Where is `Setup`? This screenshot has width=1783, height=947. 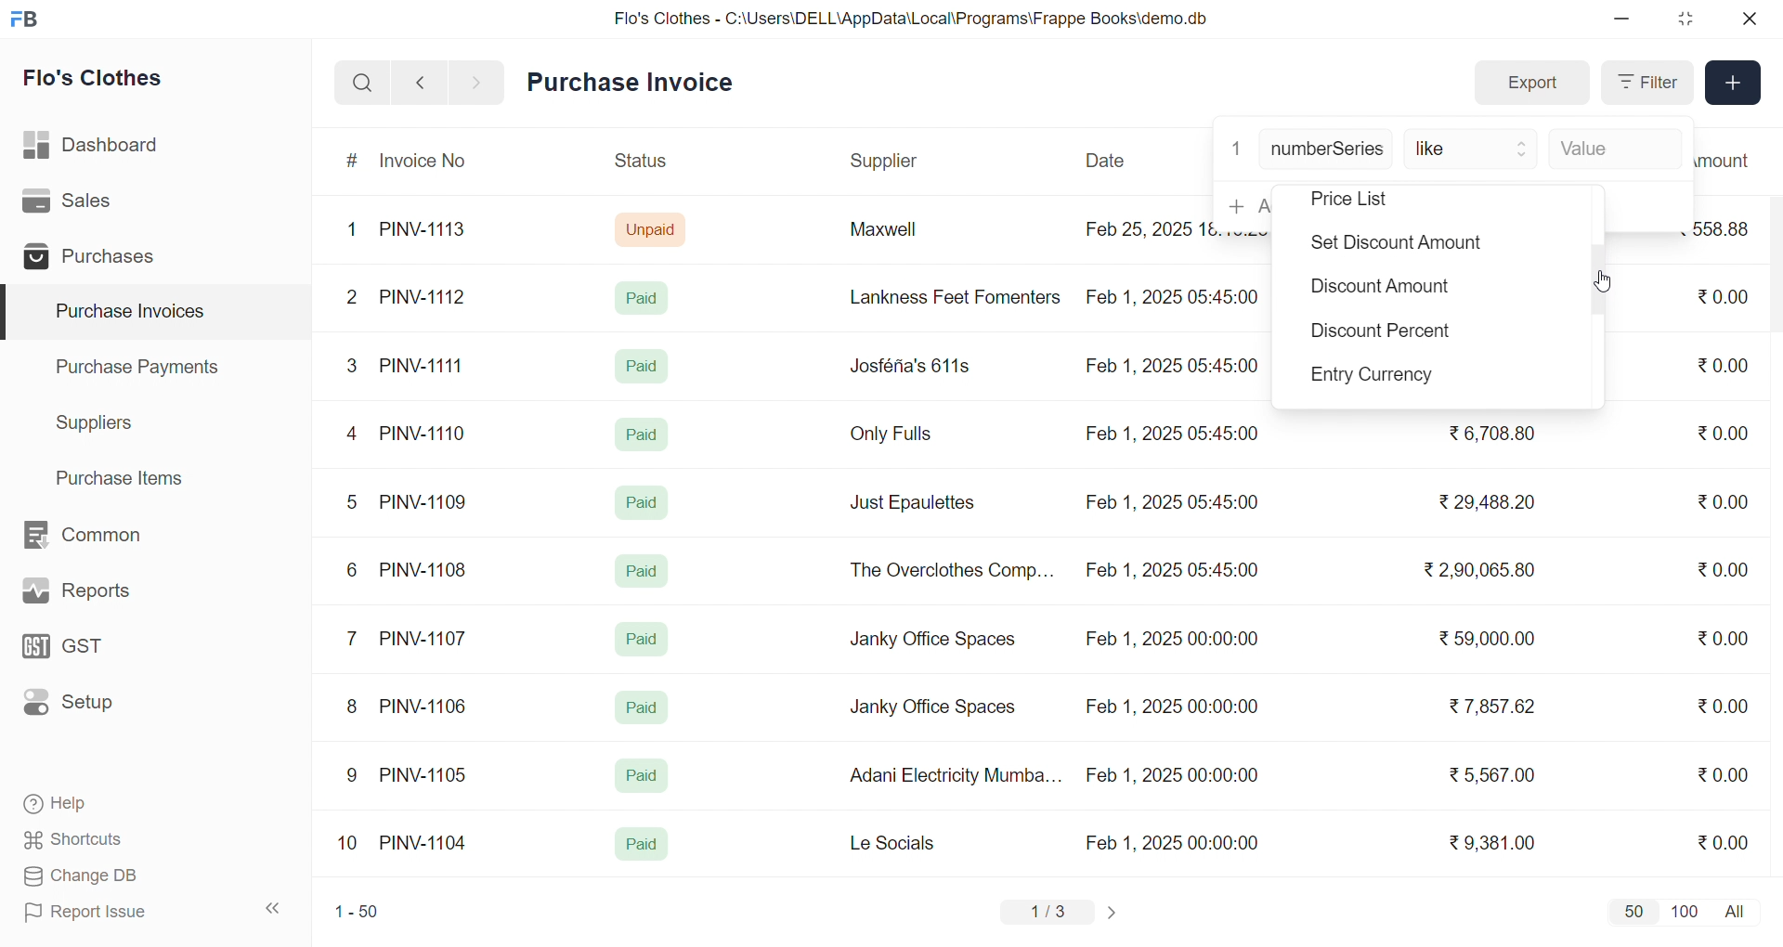
Setup is located at coordinates (97, 708).